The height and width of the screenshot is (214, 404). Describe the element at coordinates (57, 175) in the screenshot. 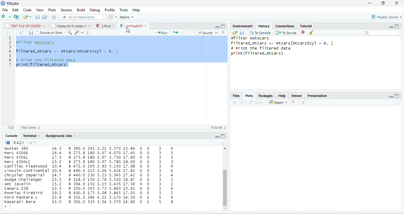

I see `14.3  16.4  17.3 15.2. 10.4  10.4  14.7  15.5. 15.2. 13.3. 19.2. 15.8. 15.0` at that location.